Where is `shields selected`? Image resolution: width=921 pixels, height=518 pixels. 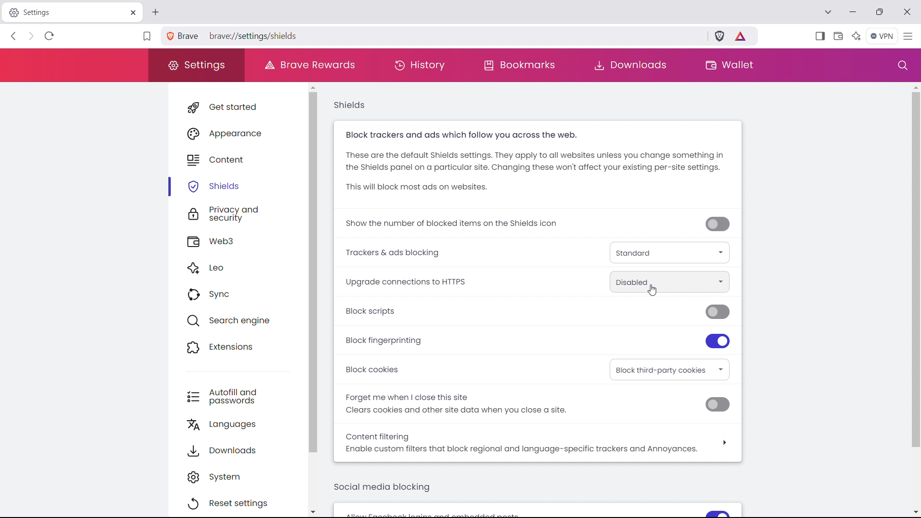
shields selected is located at coordinates (236, 187).